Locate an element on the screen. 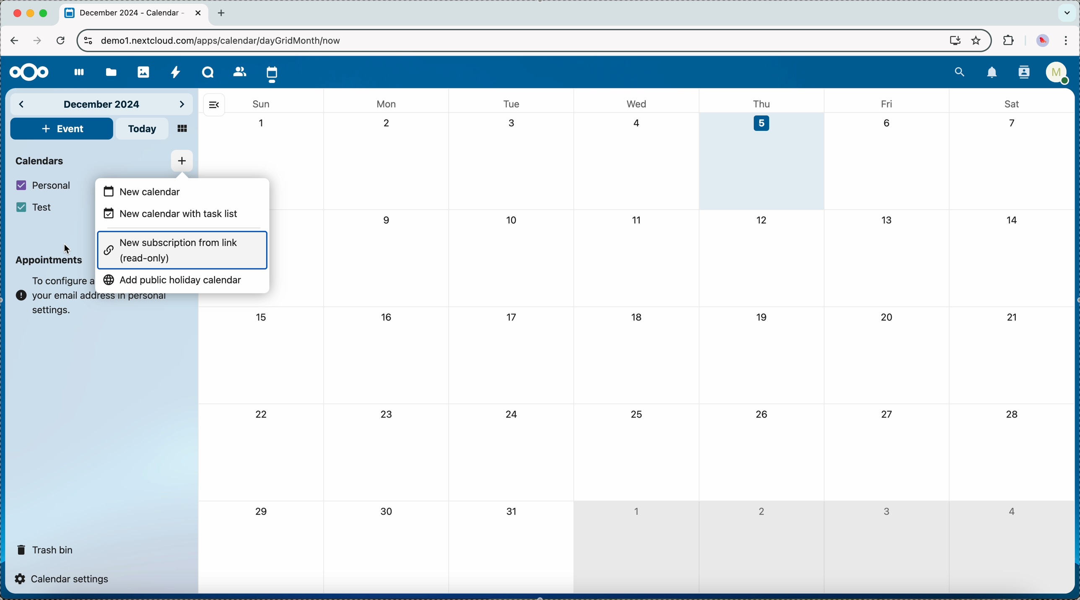 This screenshot has height=600, width=1080. activity is located at coordinates (176, 72).